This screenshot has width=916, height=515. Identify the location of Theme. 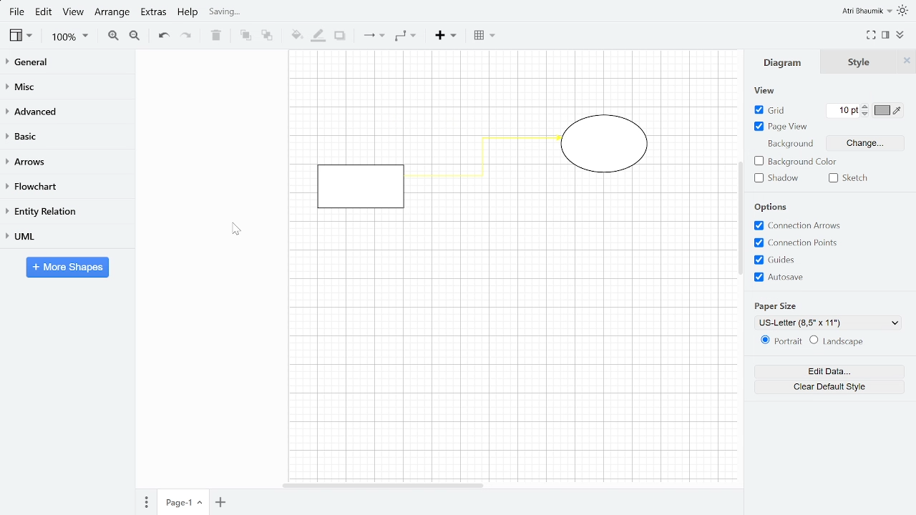
(905, 10).